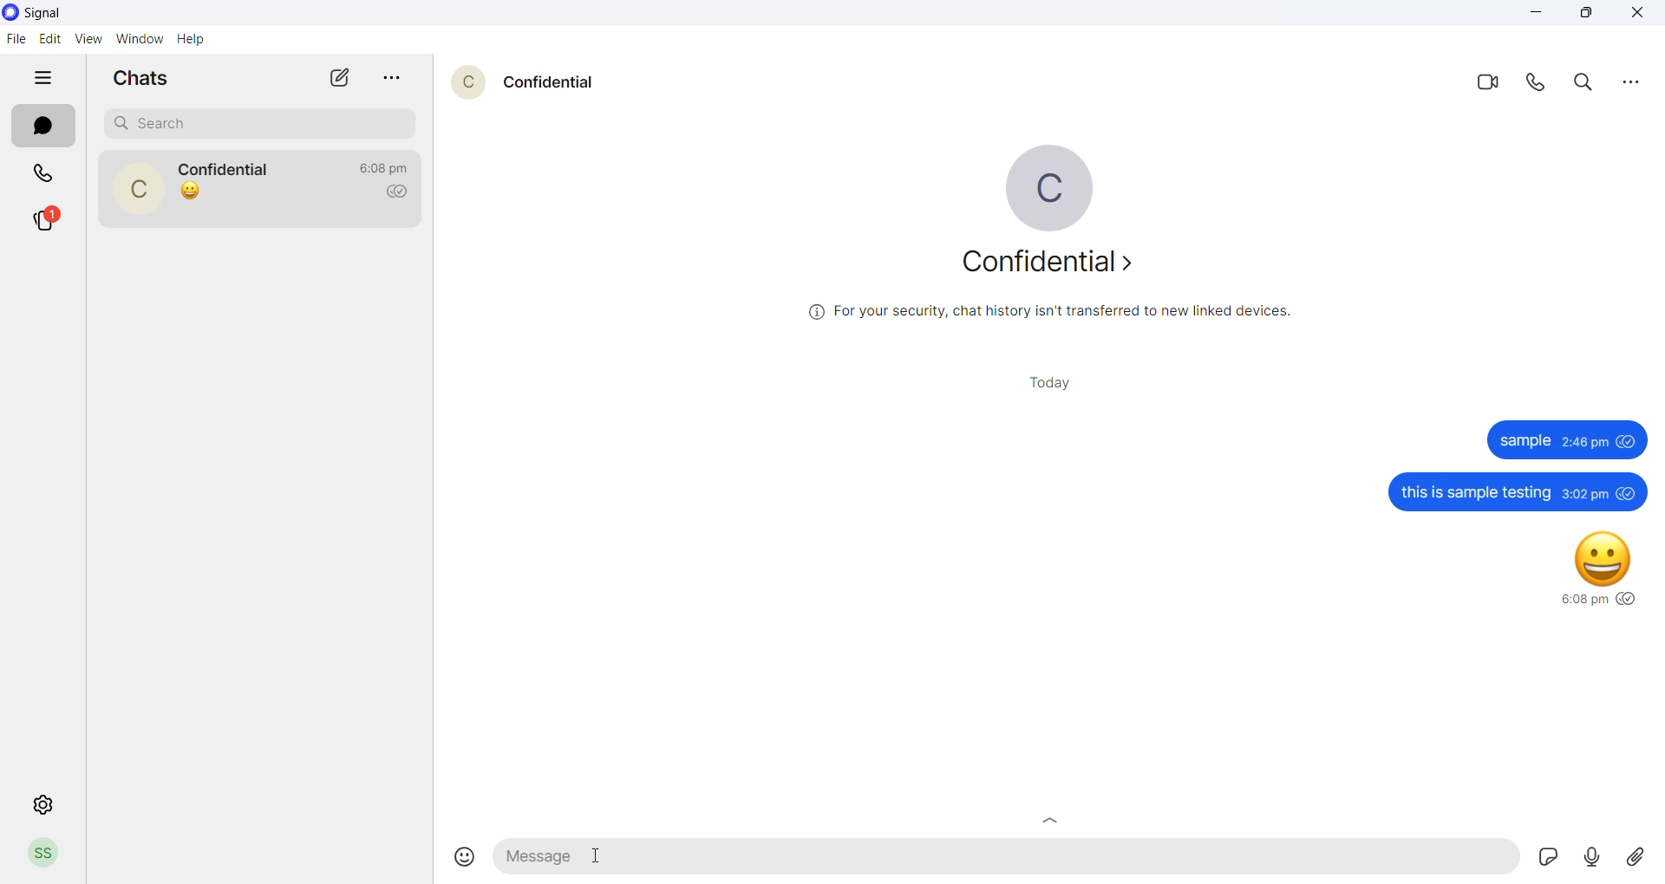 This screenshot has height=884, width=1665. Describe the element at coordinates (147, 77) in the screenshot. I see `chats` at that location.